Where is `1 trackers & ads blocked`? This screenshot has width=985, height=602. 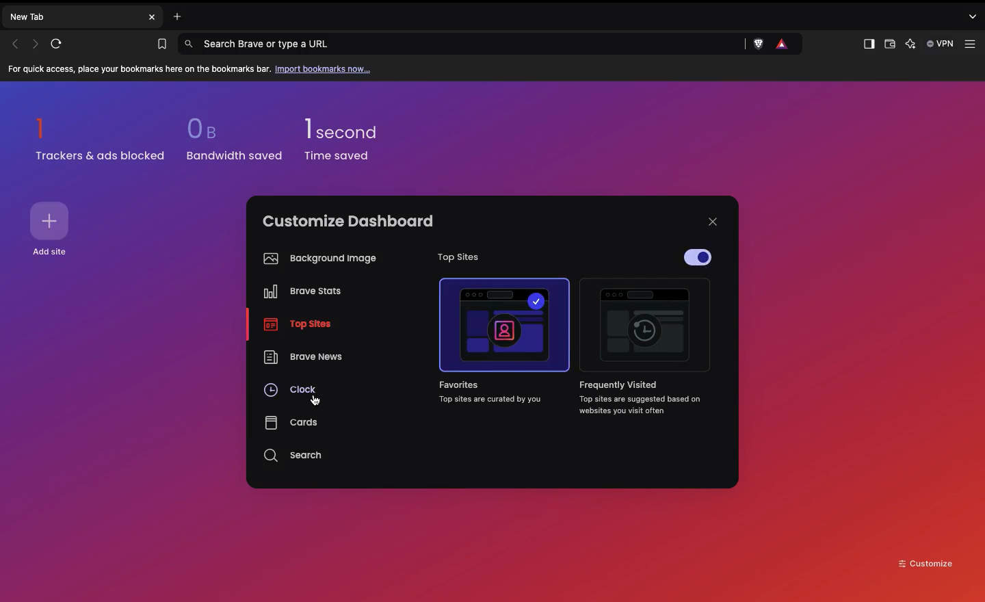 1 trackers & ads blocked is located at coordinates (101, 139).